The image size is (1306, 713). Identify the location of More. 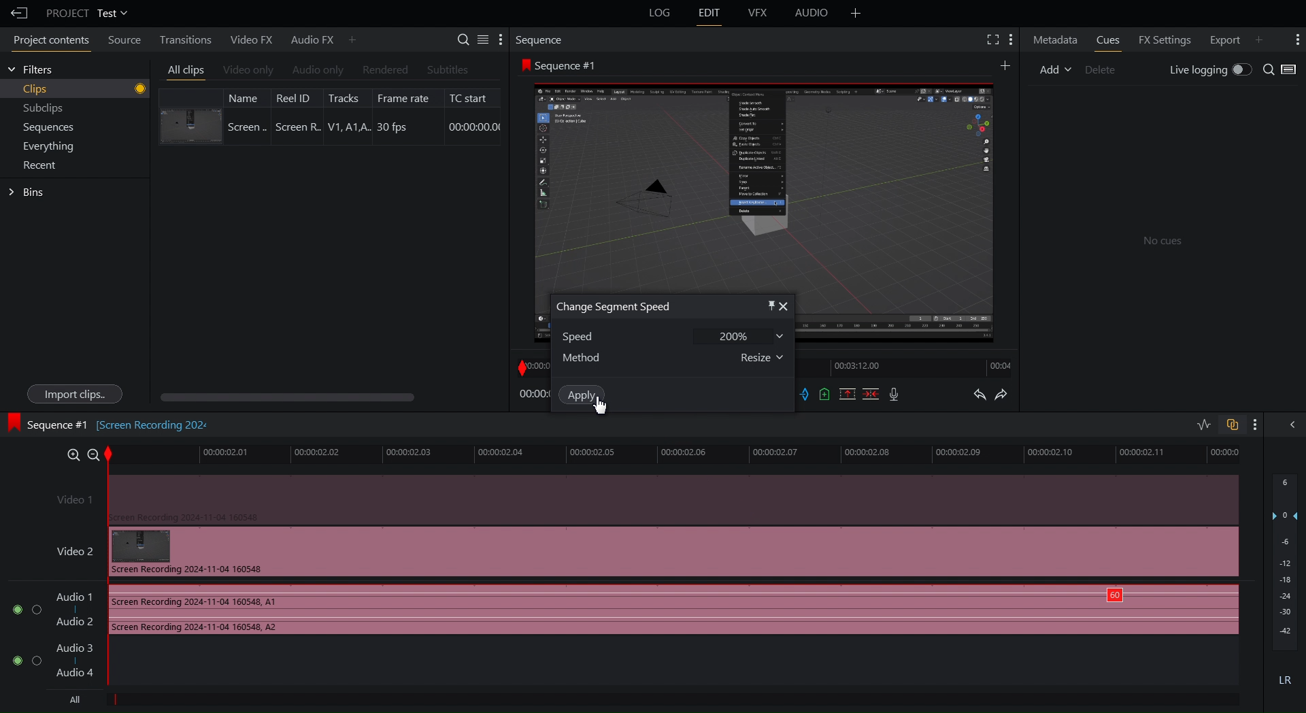
(856, 13).